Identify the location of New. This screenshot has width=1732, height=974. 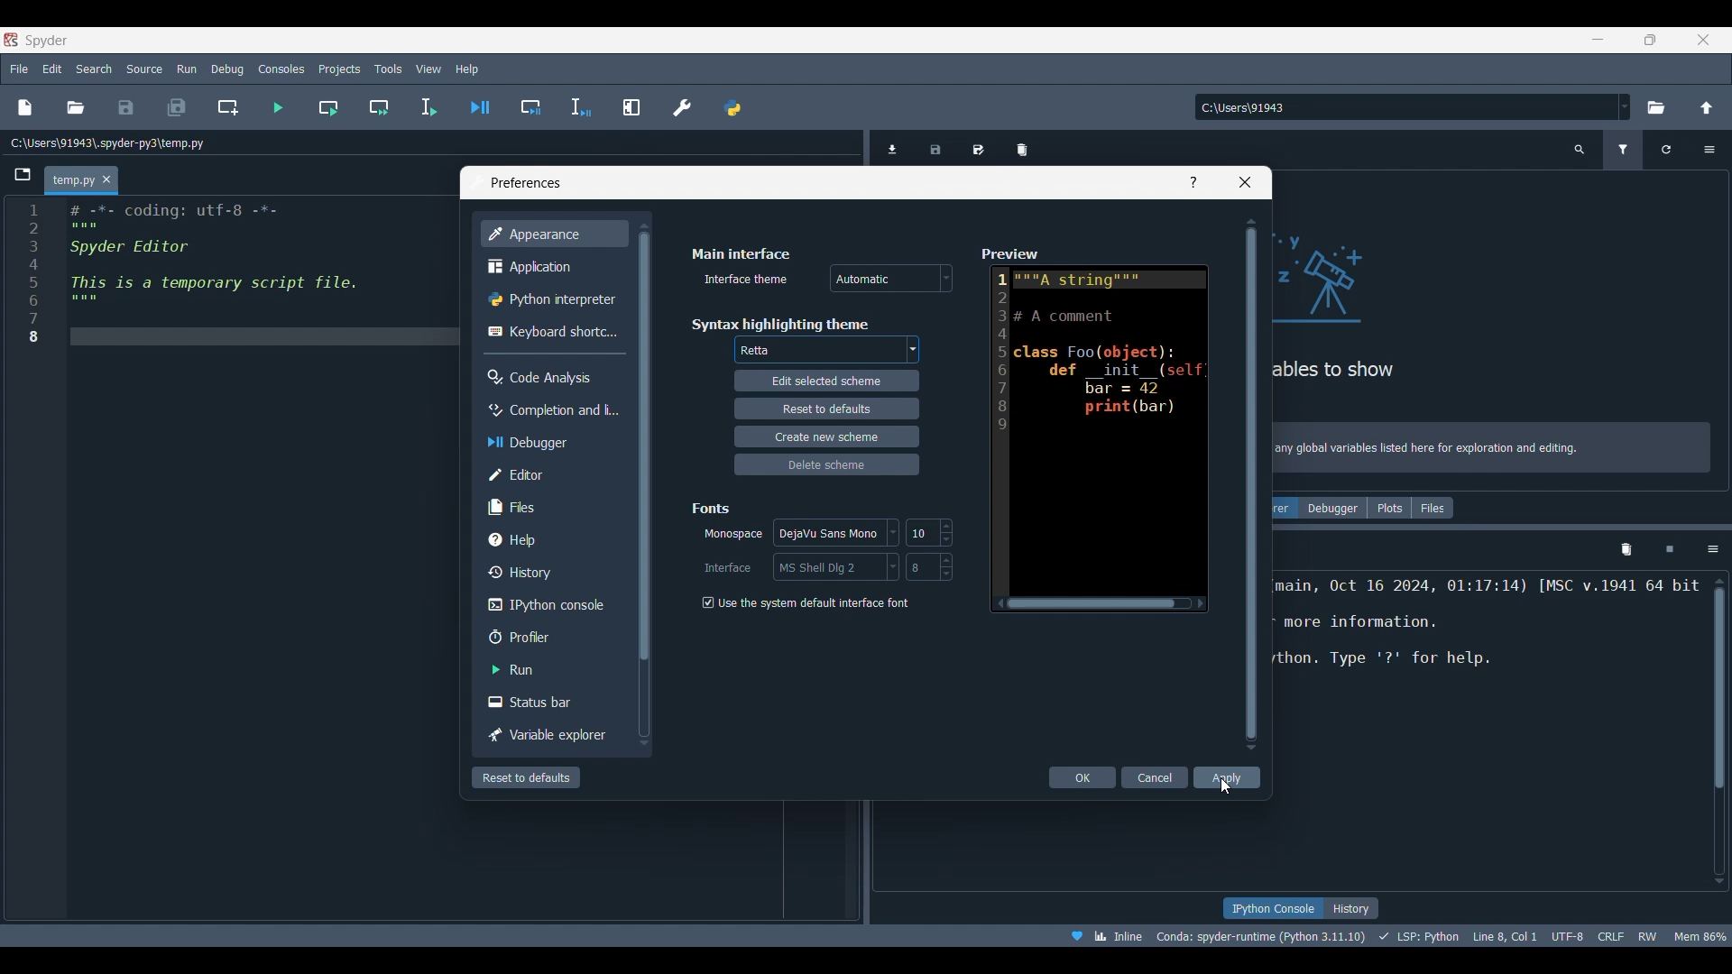
(23, 107).